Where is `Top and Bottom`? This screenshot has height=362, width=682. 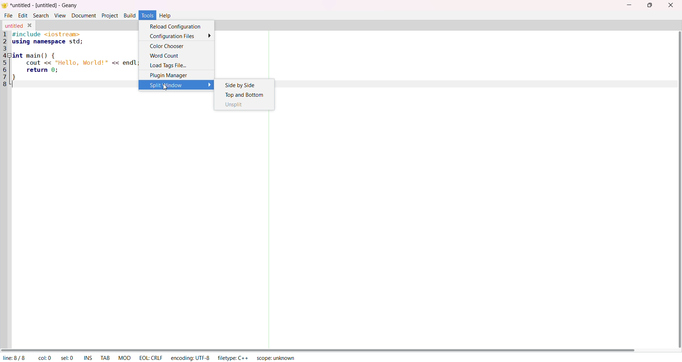 Top and Bottom is located at coordinates (244, 95).